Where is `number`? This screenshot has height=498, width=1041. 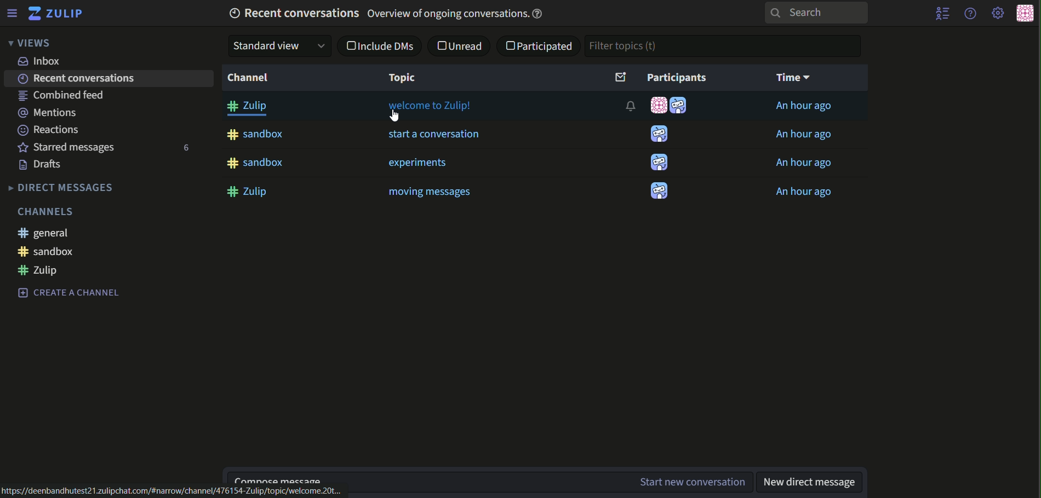
number is located at coordinates (184, 149).